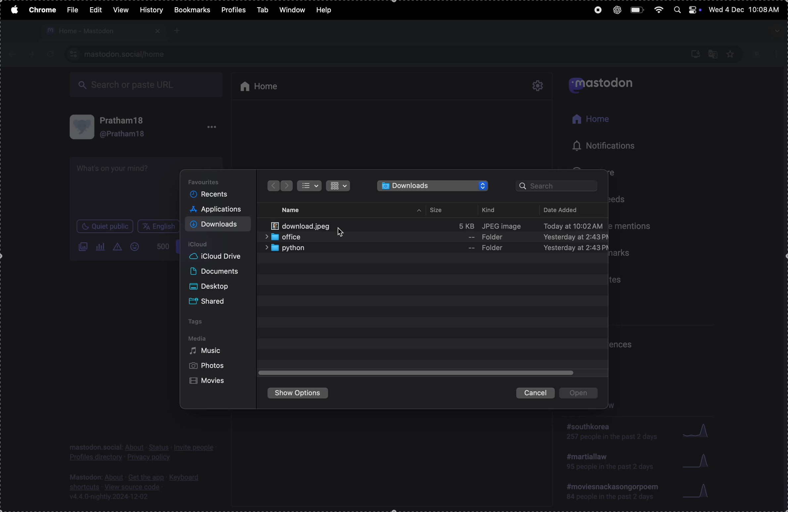 Image resolution: width=788 pixels, height=512 pixels. I want to click on #martial law, so click(607, 464).